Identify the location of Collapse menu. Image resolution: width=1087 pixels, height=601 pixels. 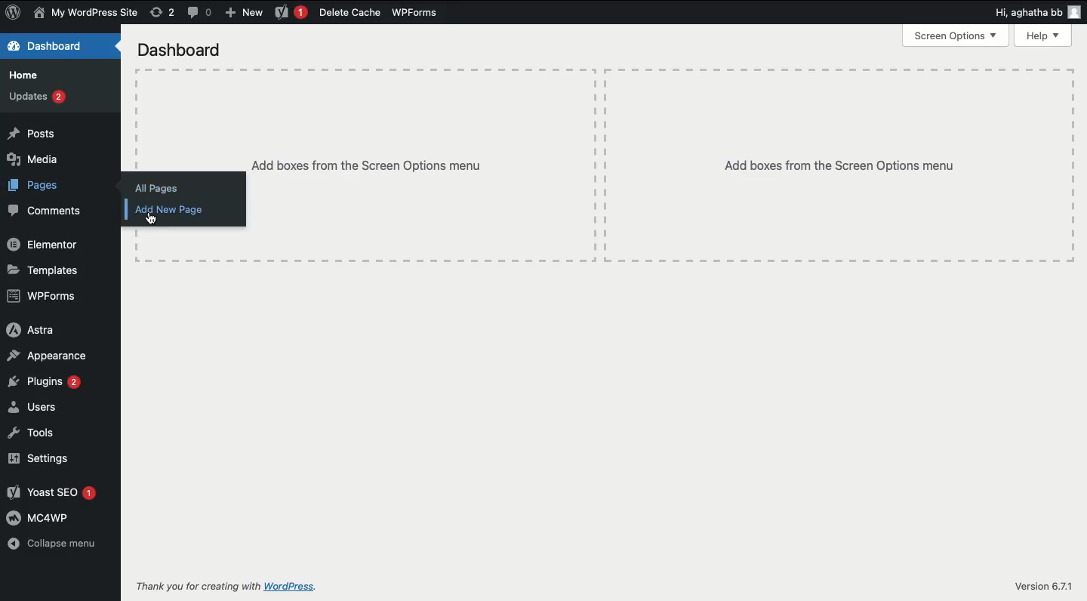
(57, 544).